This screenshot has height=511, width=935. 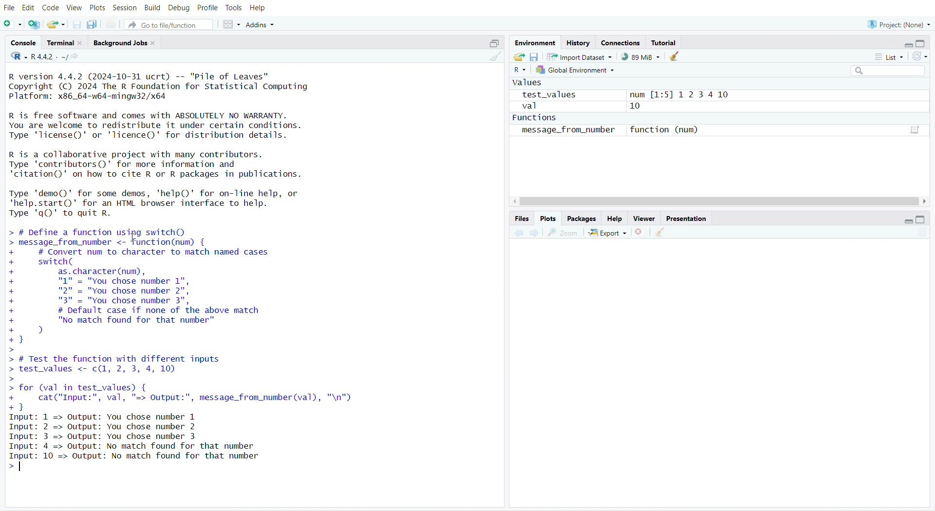 What do you see at coordinates (910, 45) in the screenshot?
I see `Minimize` at bounding box center [910, 45].